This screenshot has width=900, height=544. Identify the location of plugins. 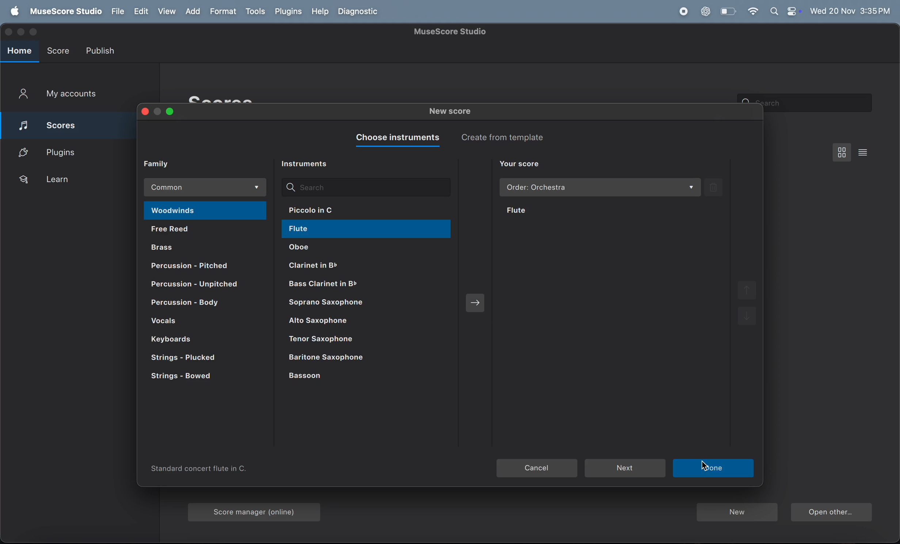
(288, 11).